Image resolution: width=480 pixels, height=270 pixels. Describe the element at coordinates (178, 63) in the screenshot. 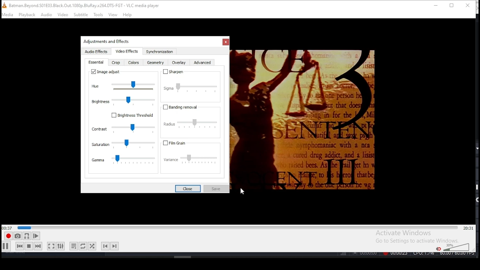

I see `overlay` at that location.